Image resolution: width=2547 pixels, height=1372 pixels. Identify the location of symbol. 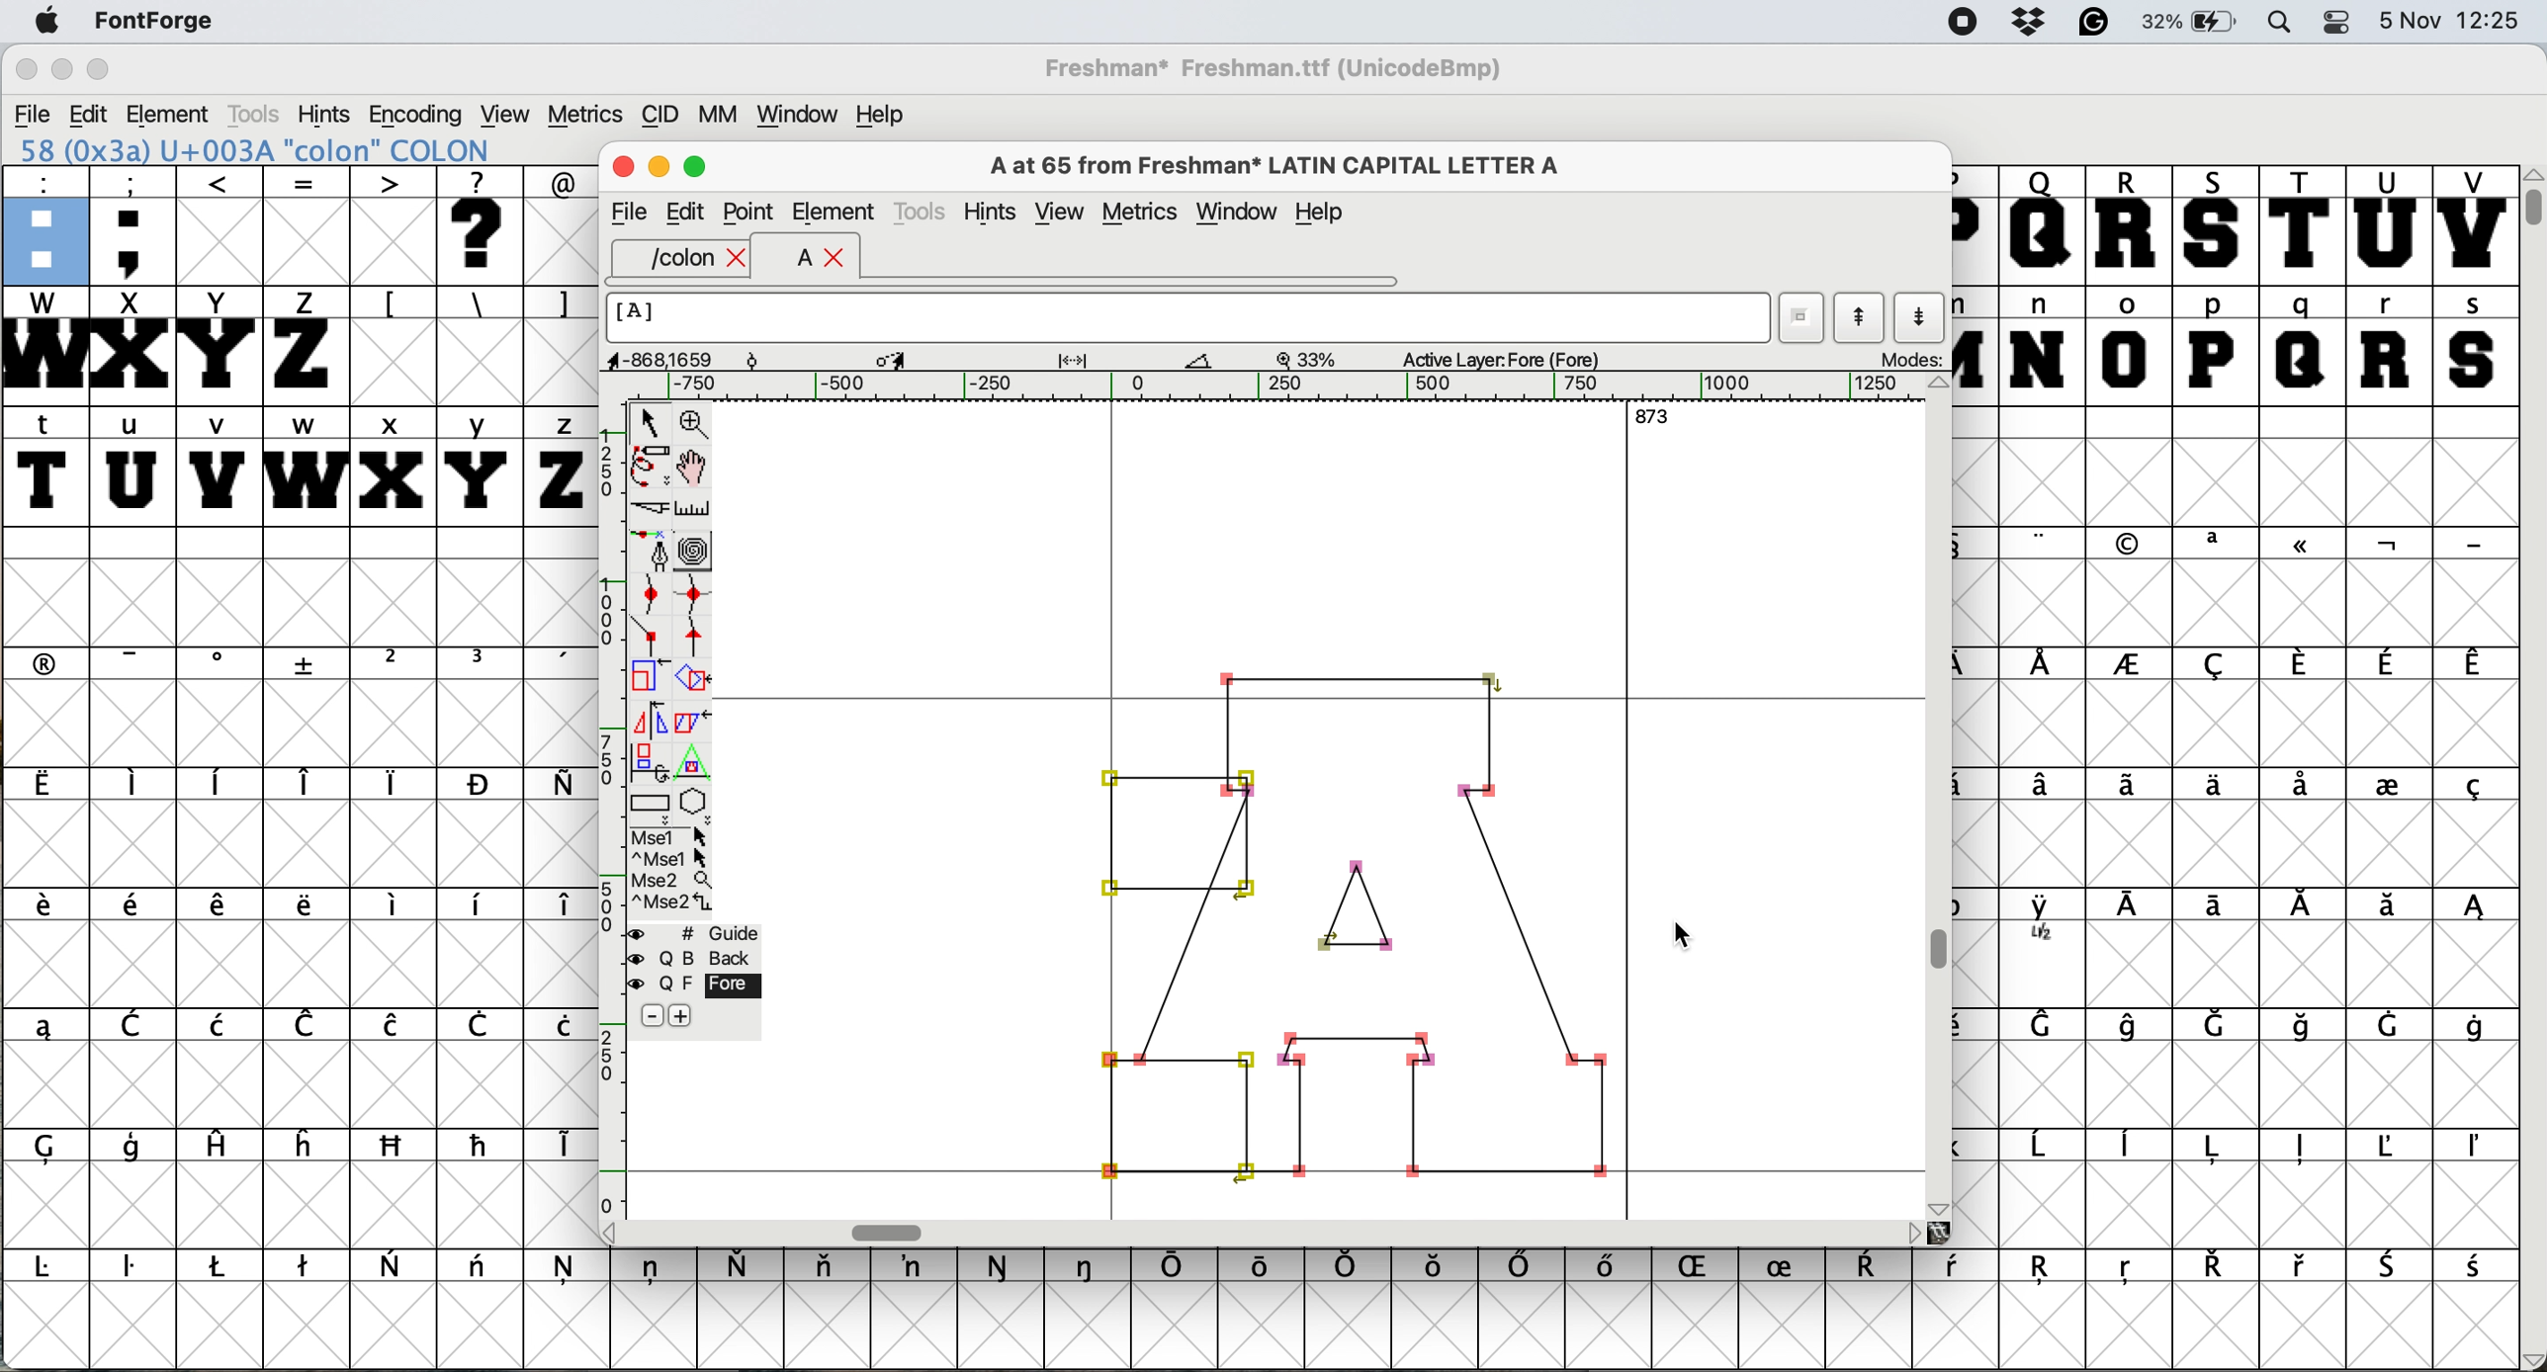
(2471, 544).